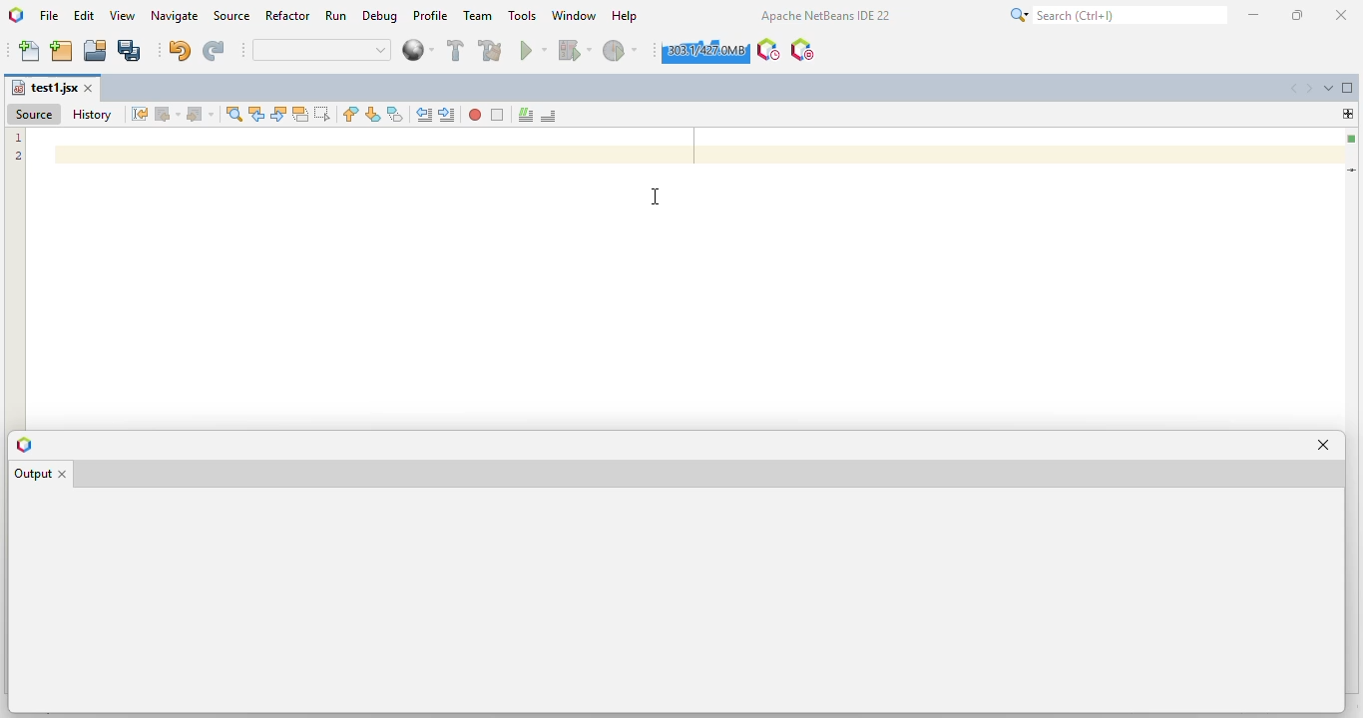 The image size is (1363, 718). What do you see at coordinates (1119, 15) in the screenshot?
I see `search` at bounding box center [1119, 15].